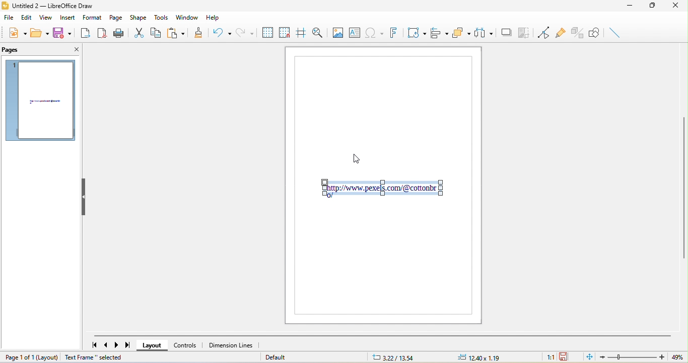 This screenshot has height=363, width=688. I want to click on format, so click(93, 18).